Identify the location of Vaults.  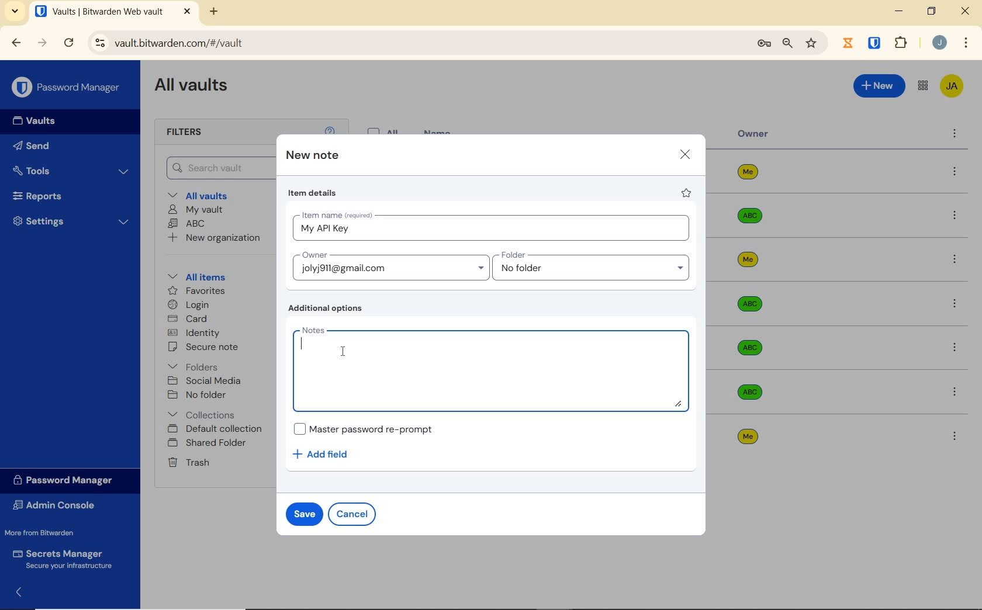
(40, 122).